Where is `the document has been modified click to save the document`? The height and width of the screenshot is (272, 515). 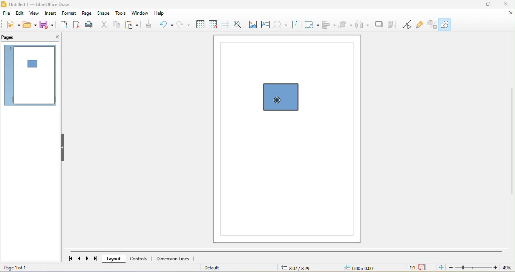
the document has been modified click to save the document is located at coordinates (423, 267).